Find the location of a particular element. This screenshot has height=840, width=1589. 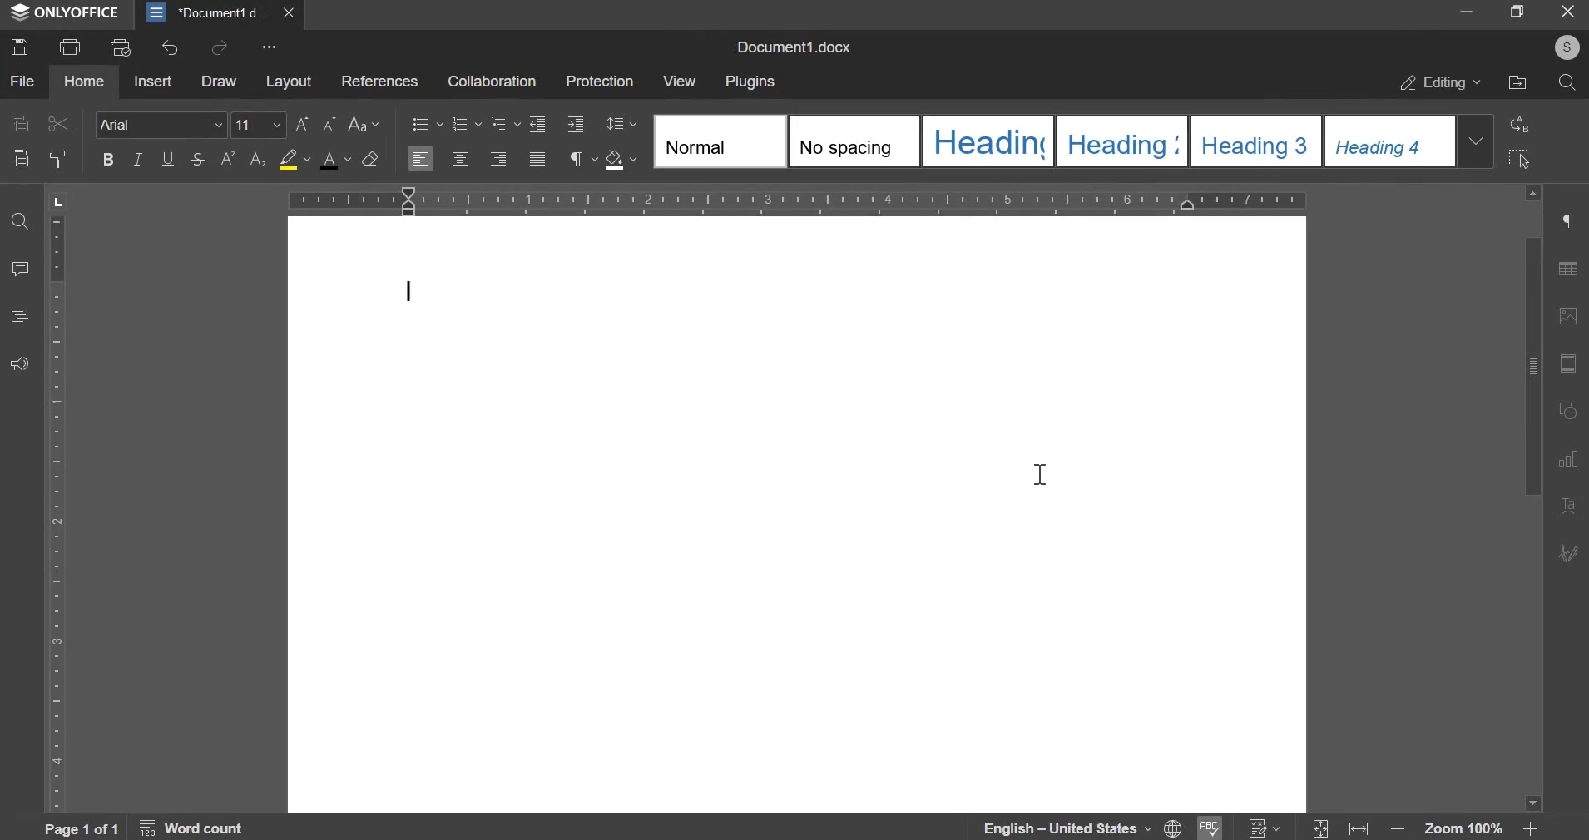

Increase zoom is located at coordinates (1531, 830).